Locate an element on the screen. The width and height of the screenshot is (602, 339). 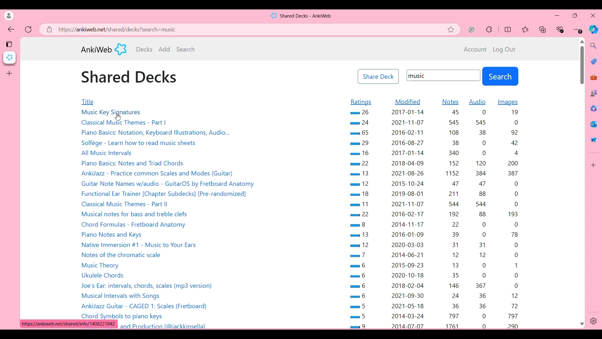
Musical notes for bass and treble clefs is located at coordinates (135, 214).